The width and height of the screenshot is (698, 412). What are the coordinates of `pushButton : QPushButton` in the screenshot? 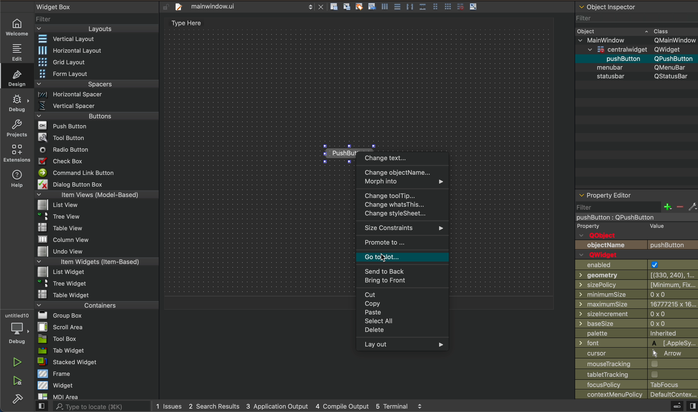 It's located at (618, 218).